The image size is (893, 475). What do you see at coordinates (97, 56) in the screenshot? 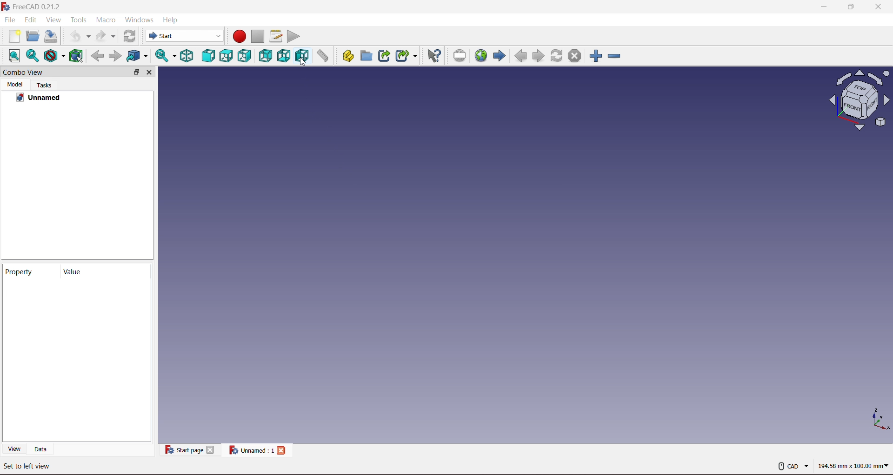
I see `Go Back` at bounding box center [97, 56].